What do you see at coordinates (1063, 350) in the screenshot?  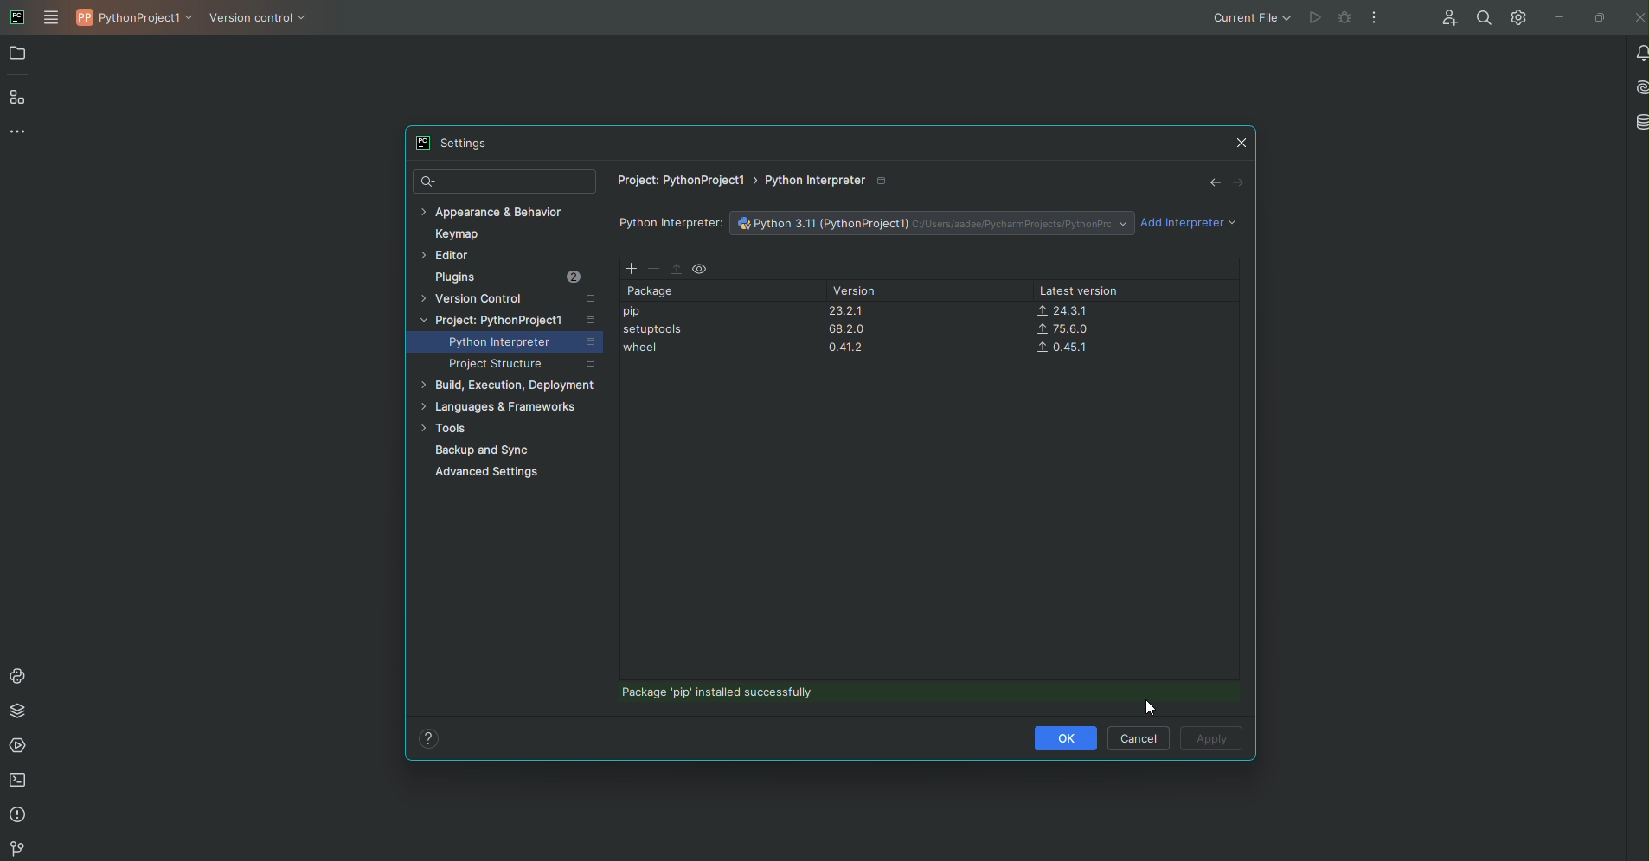 I see `0.45.1` at bounding box center [1063, 350].